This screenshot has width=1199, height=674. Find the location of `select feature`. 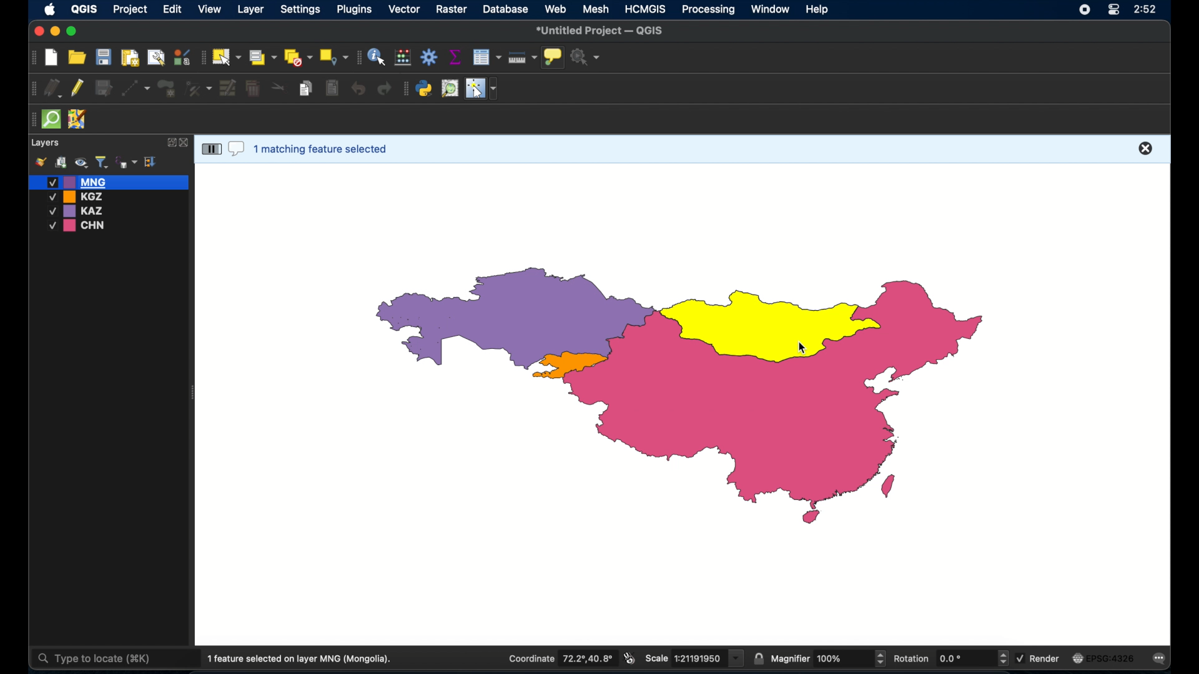

select feature is located at coordinates (210, 149).